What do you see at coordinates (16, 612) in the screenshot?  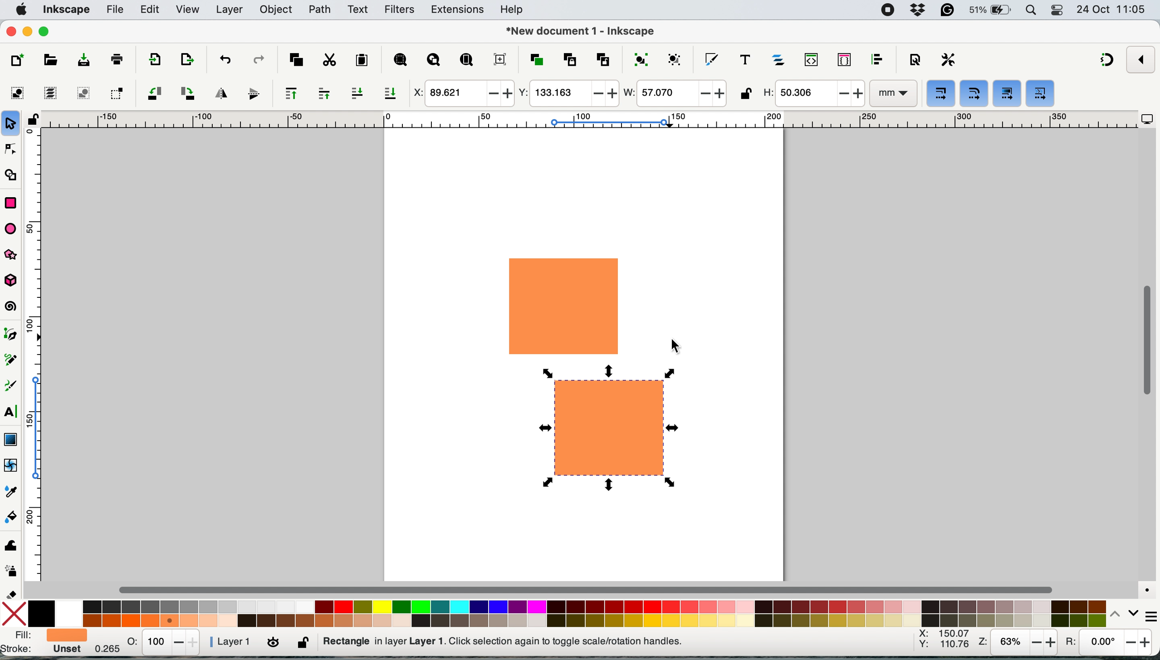 I see `no fill` at bounding box center [16, 612].